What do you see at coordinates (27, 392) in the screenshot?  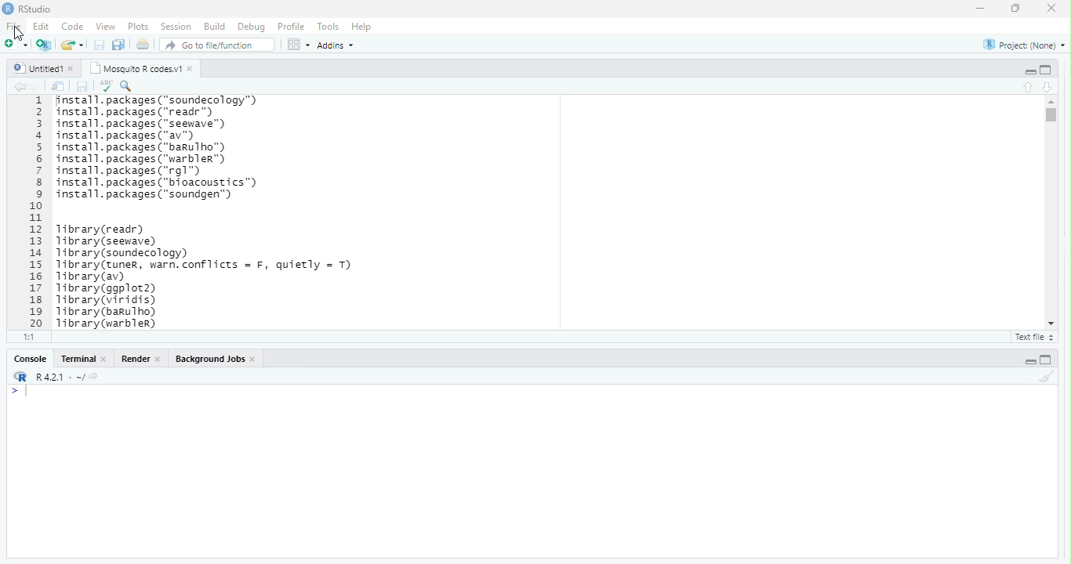 I see `typing indicator` at bounding box center [27, 392].